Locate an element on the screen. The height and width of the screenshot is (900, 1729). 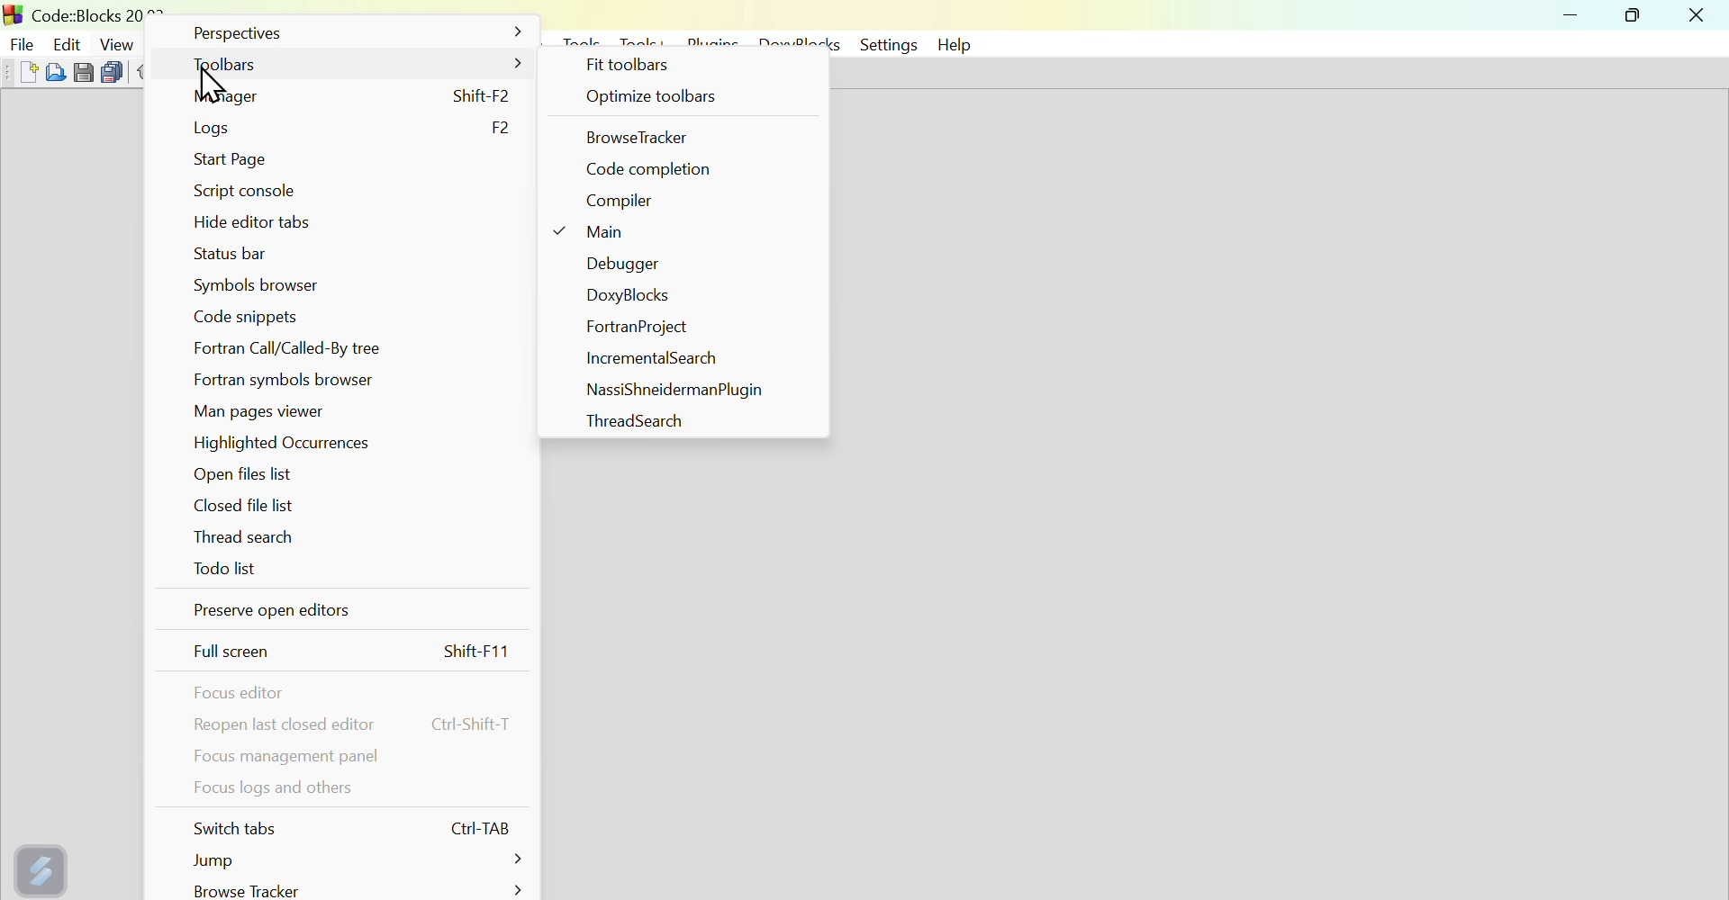
optimise toolbars is located at coordinates (684, 99).